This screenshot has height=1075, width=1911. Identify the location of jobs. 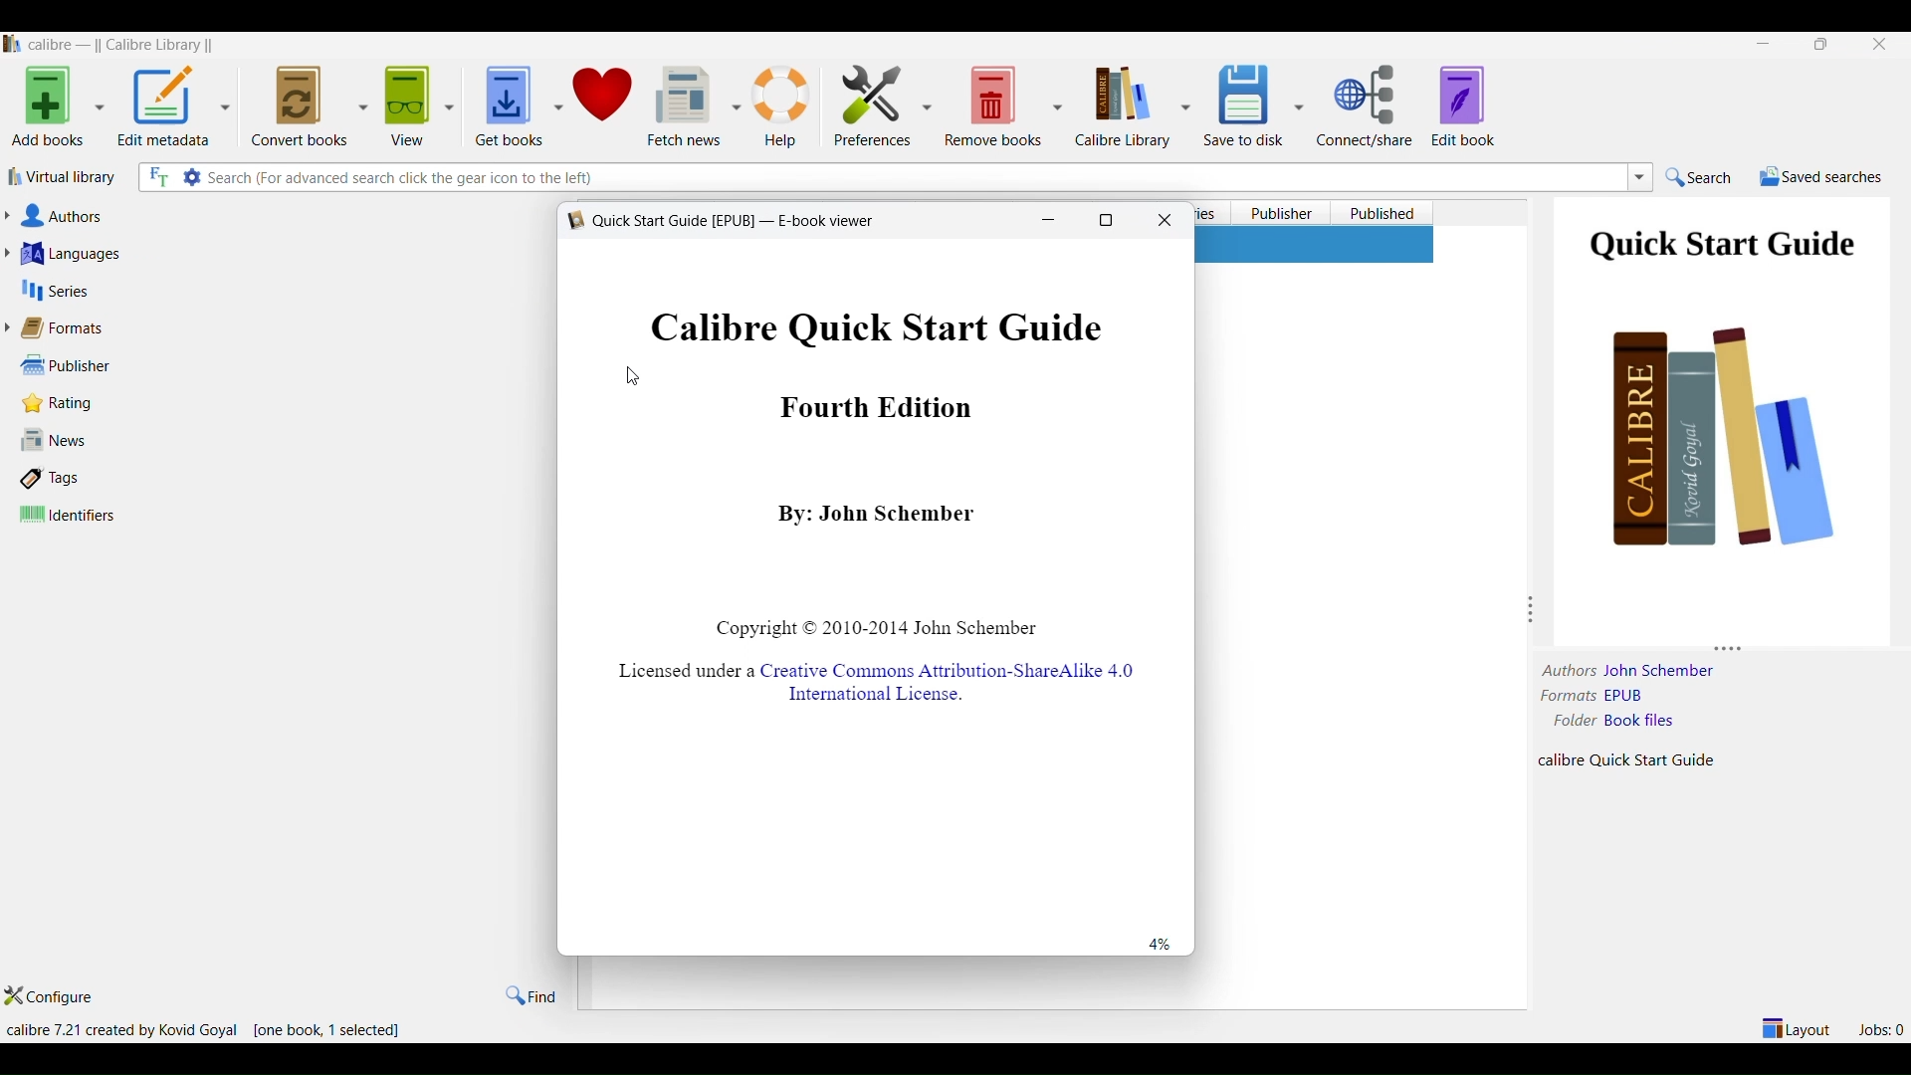
(1882, 1027).